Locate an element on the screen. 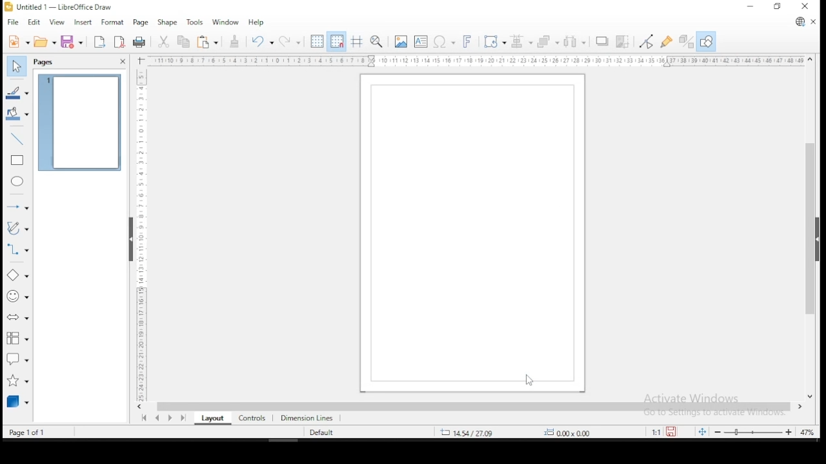 The width and height of the screenshot is (826, 464). insert special characters is located at coordinates (444, 43).